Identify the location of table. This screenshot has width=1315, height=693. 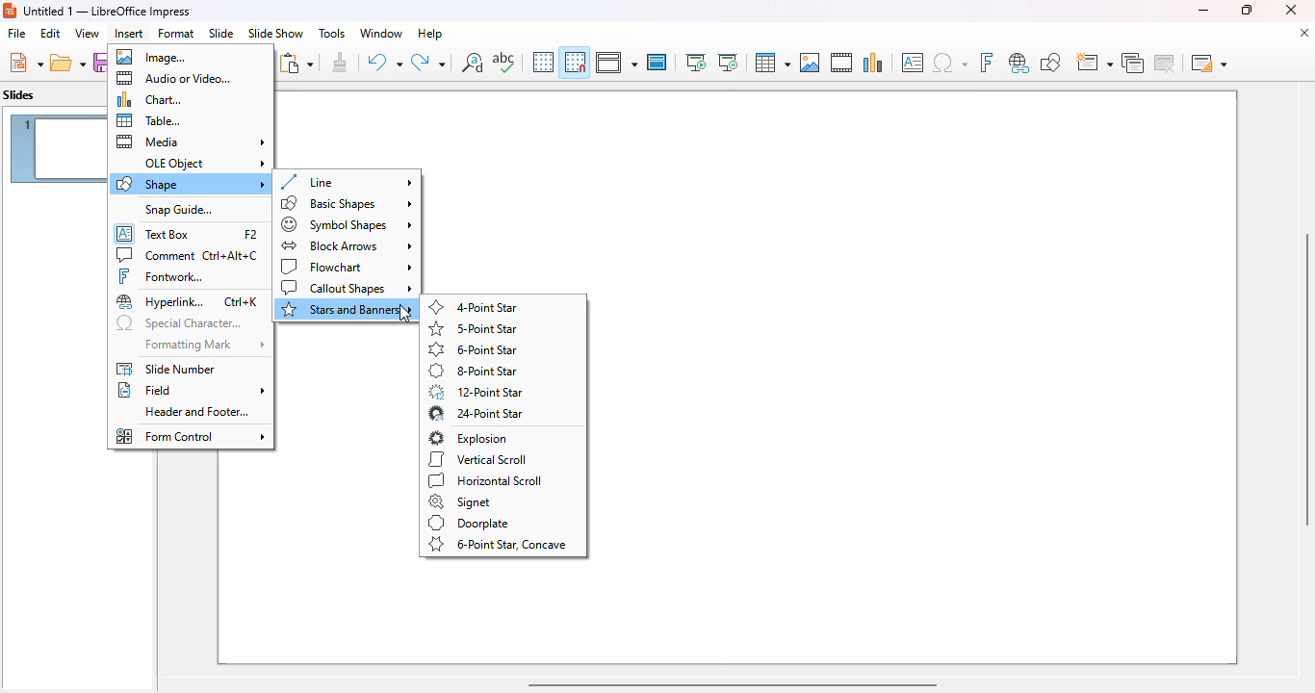
(771, 63).